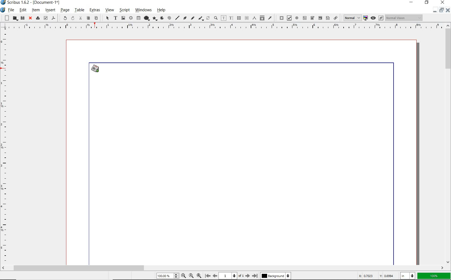  What do you see at coordinates (192, 276) in the screenshot?
I see `Zoom to 100%` at bounding box center [192, 276].